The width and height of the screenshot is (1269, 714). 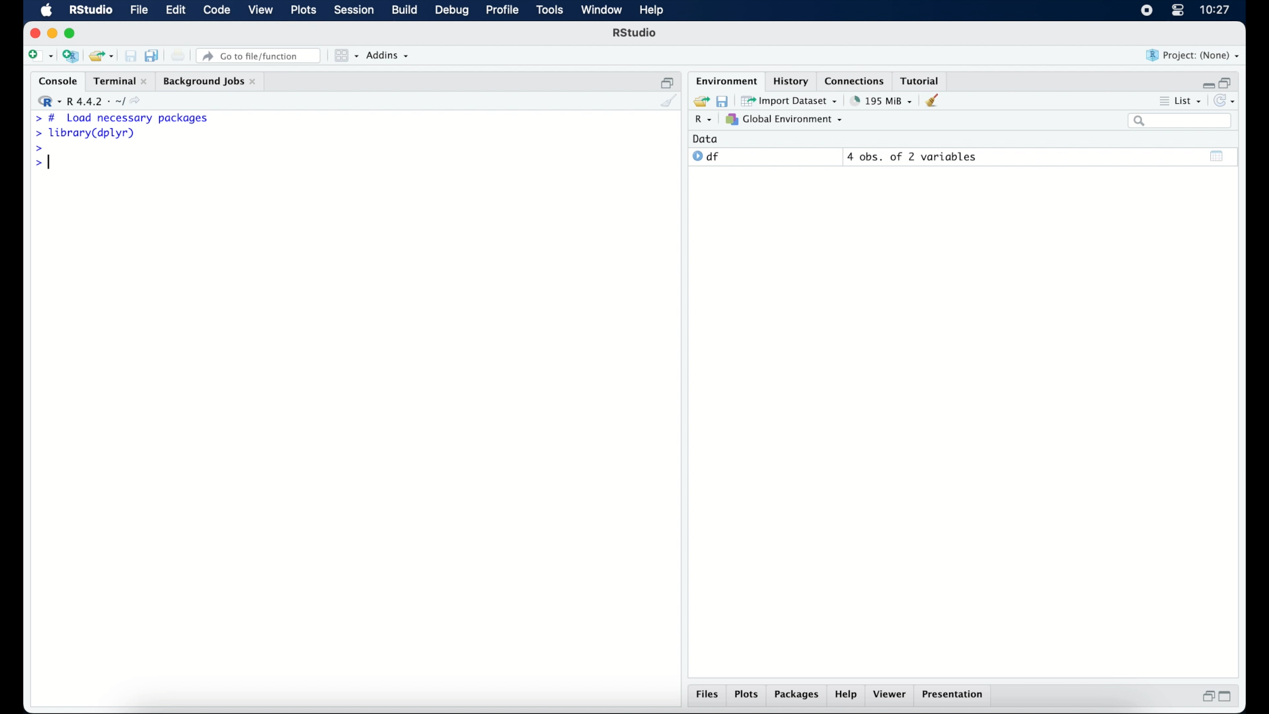 I want to click on command prompt, so click(x=38, y=165).